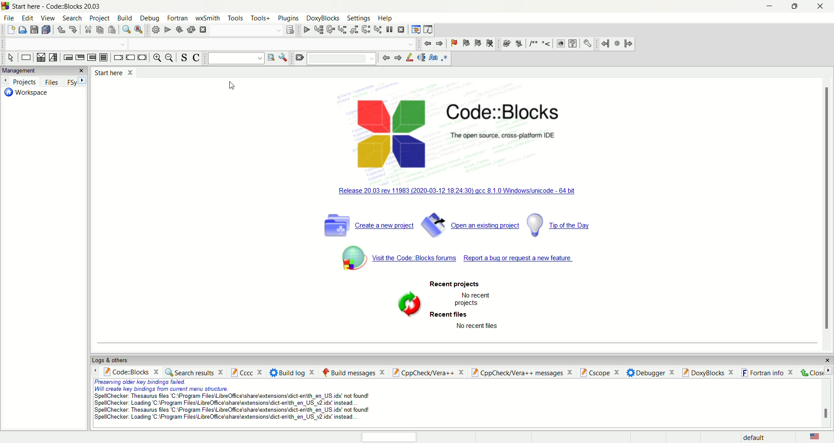  What do you see at coordinates (305, 31) in the screenshot?
I see `debug` at bounding box center [305, 31].